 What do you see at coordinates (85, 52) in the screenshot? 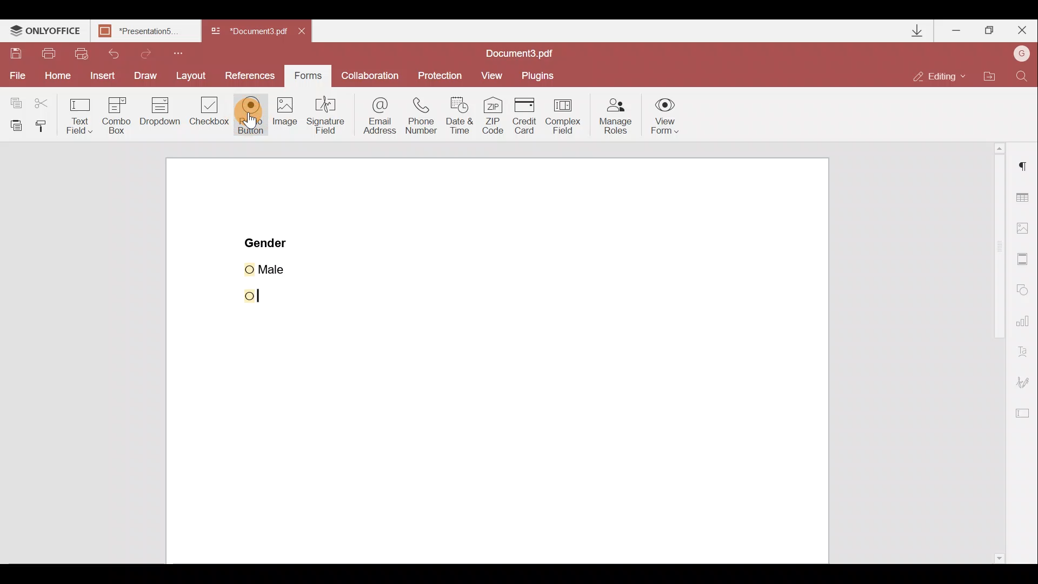
I see `Quick print` at bounding box center [85, 52].